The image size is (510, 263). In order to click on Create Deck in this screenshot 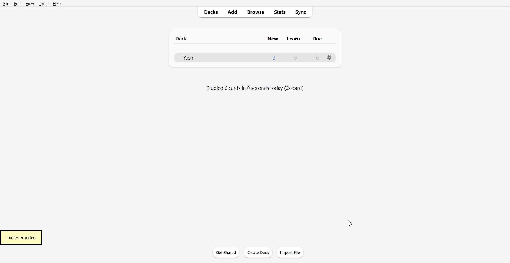, I will do `click(258, 252)`.